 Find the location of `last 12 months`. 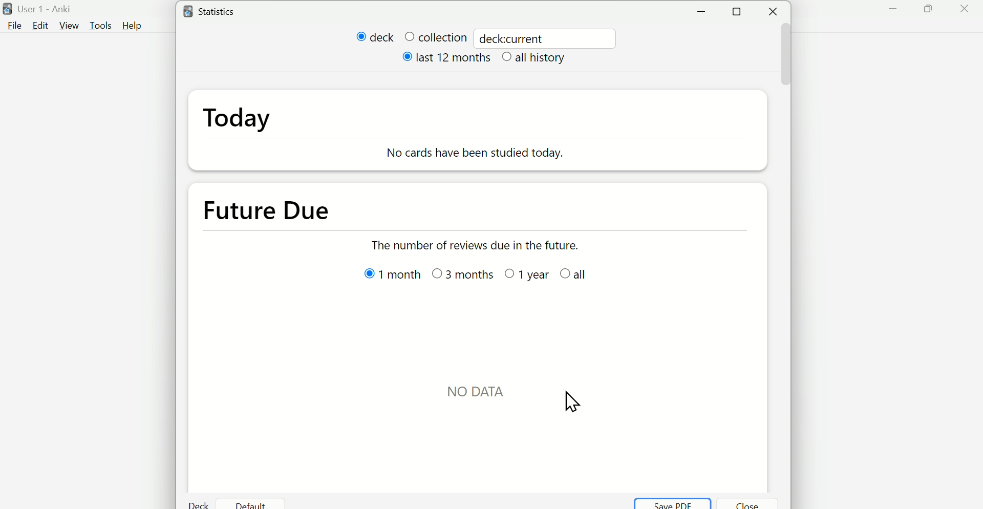

last 12 months is located at coordinates (443, 59).